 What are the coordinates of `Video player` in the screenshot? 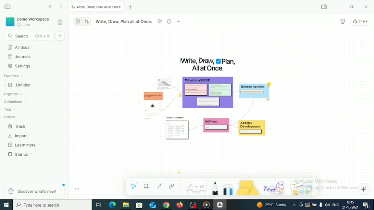 It's located at (207, 205).